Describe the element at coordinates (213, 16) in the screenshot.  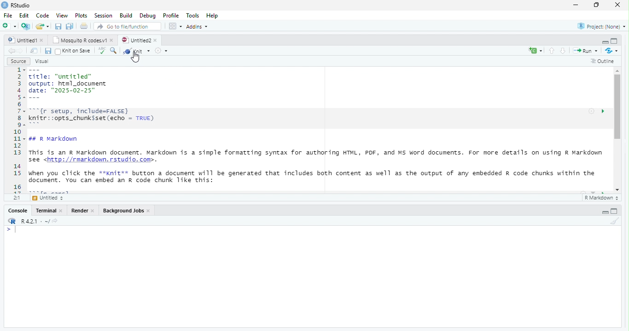
I see `Help` at that location.